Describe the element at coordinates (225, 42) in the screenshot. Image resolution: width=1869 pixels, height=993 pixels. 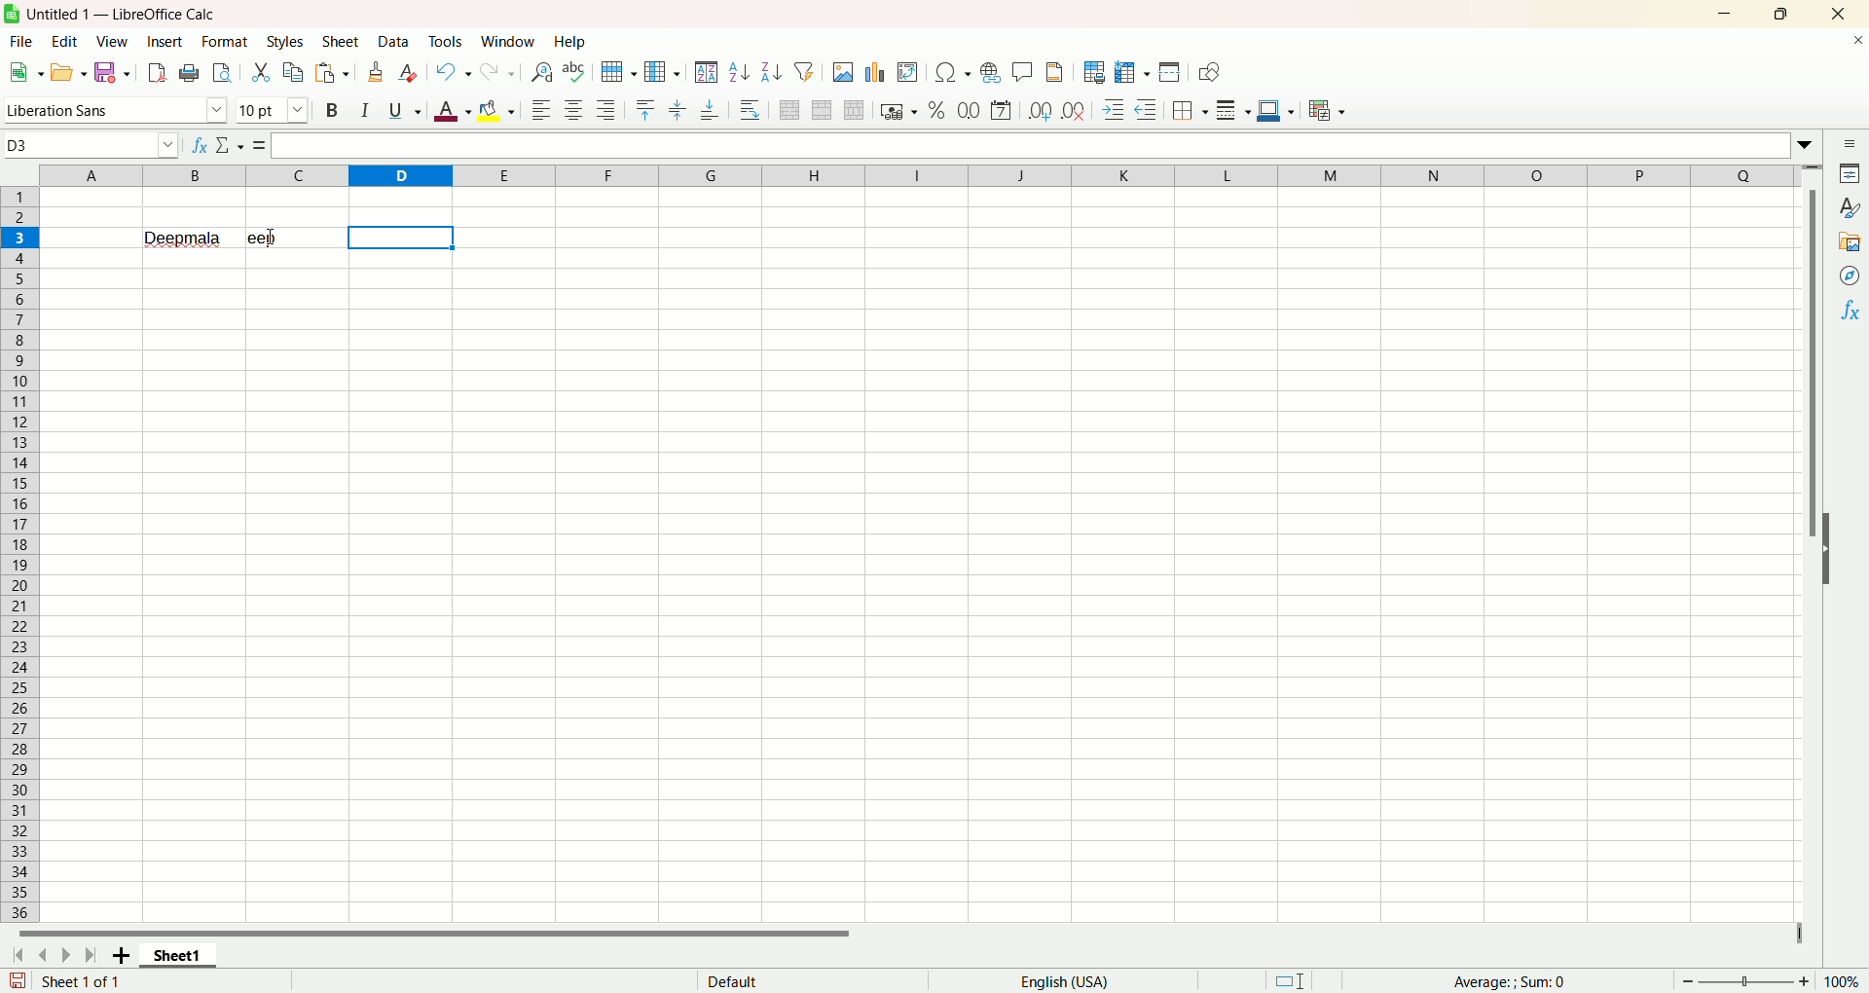
I see `Format` at that location.